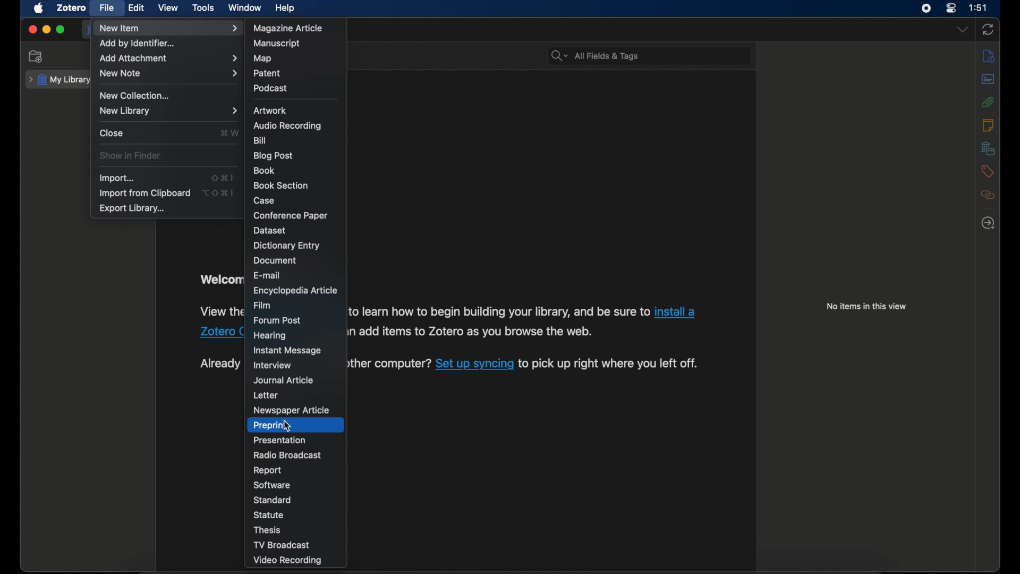  What do you see at coordinates (262, 59) in the screenshot?
I see `map` at bounding box center [262, 59].